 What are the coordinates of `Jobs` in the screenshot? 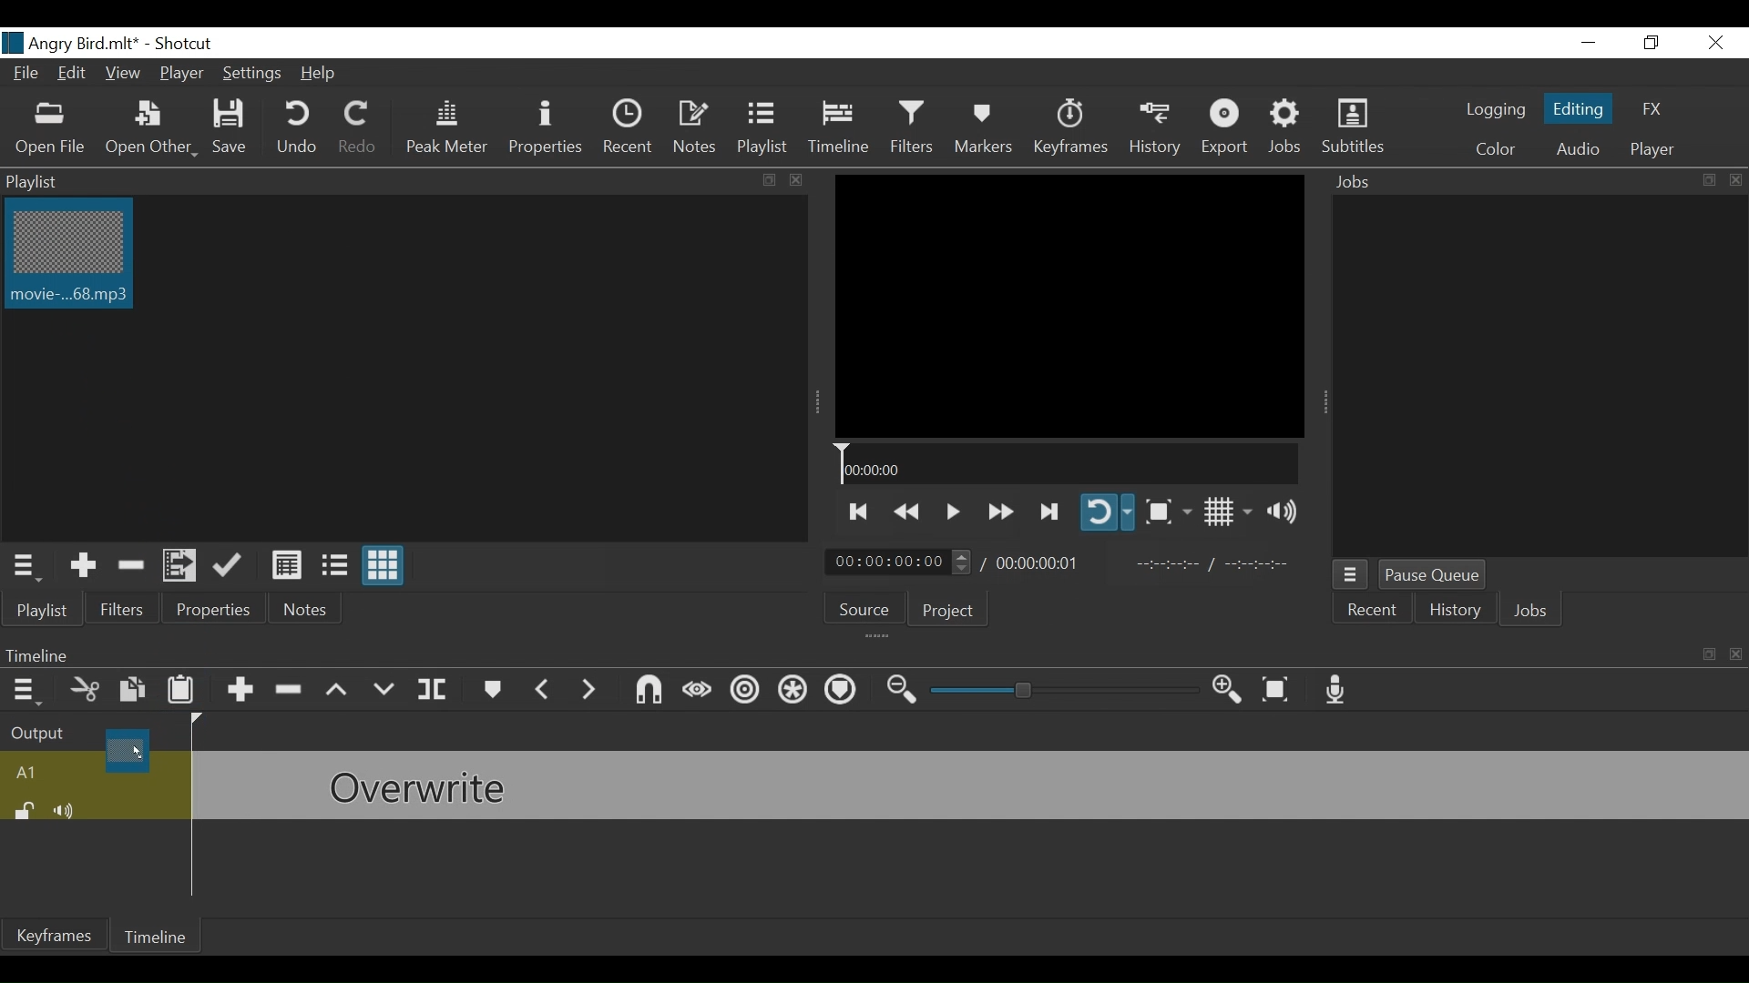 It's located at (1507, 182).